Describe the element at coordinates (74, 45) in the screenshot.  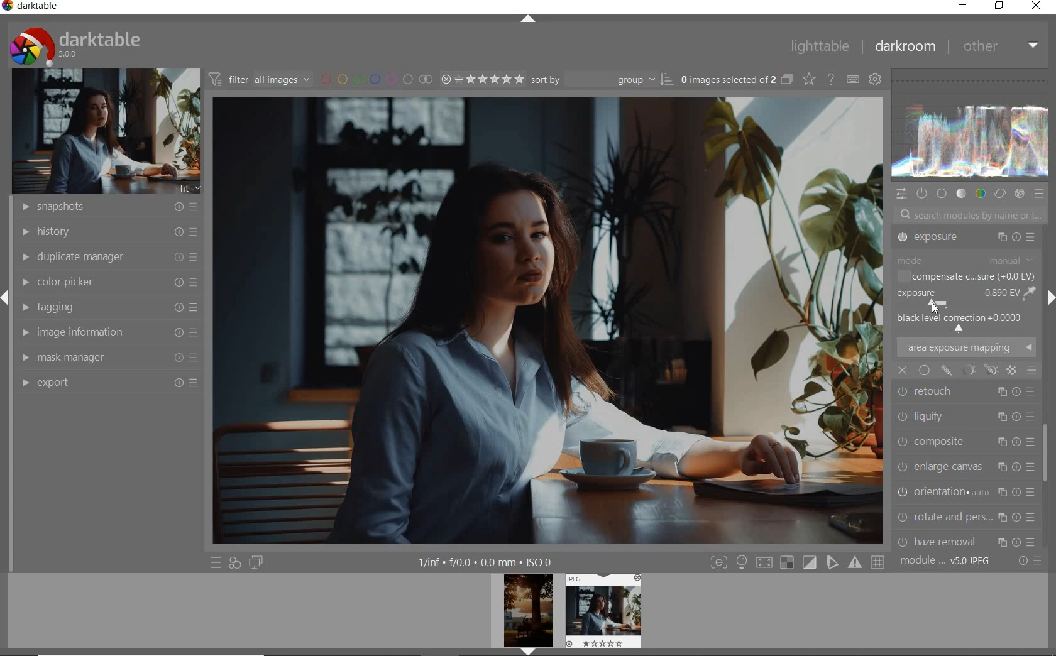
I see `SYSTEM LOGO & NAME` at that location.